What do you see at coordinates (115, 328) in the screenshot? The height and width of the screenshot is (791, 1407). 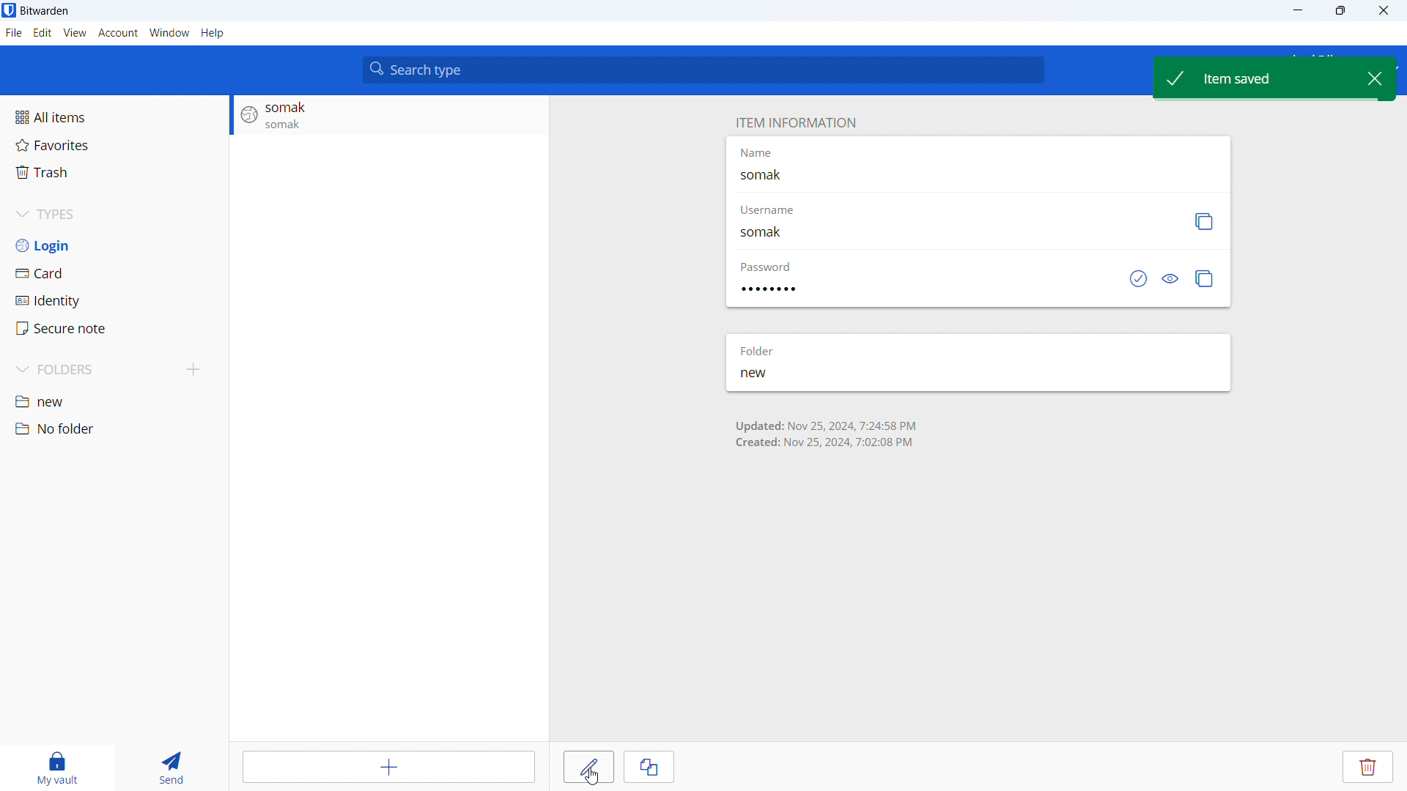 I see `secure note` at bounding box center [115, 328].